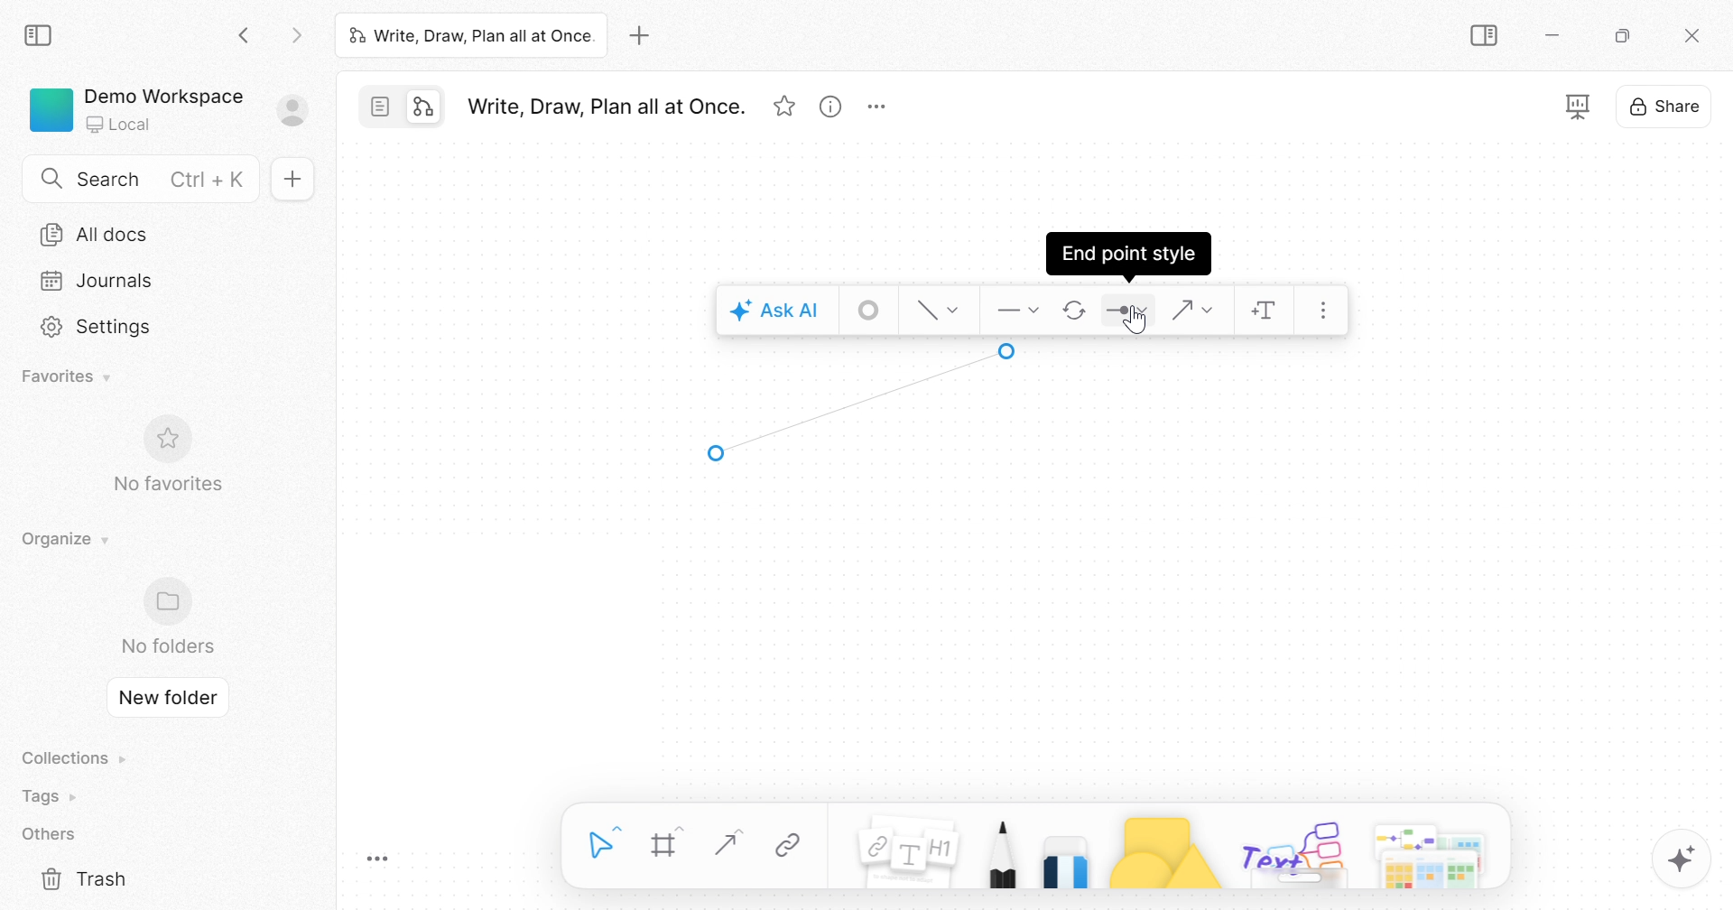 The width and height of the screenshot is (1733, 910). I want to click on Start point style, so click(1015, 309).